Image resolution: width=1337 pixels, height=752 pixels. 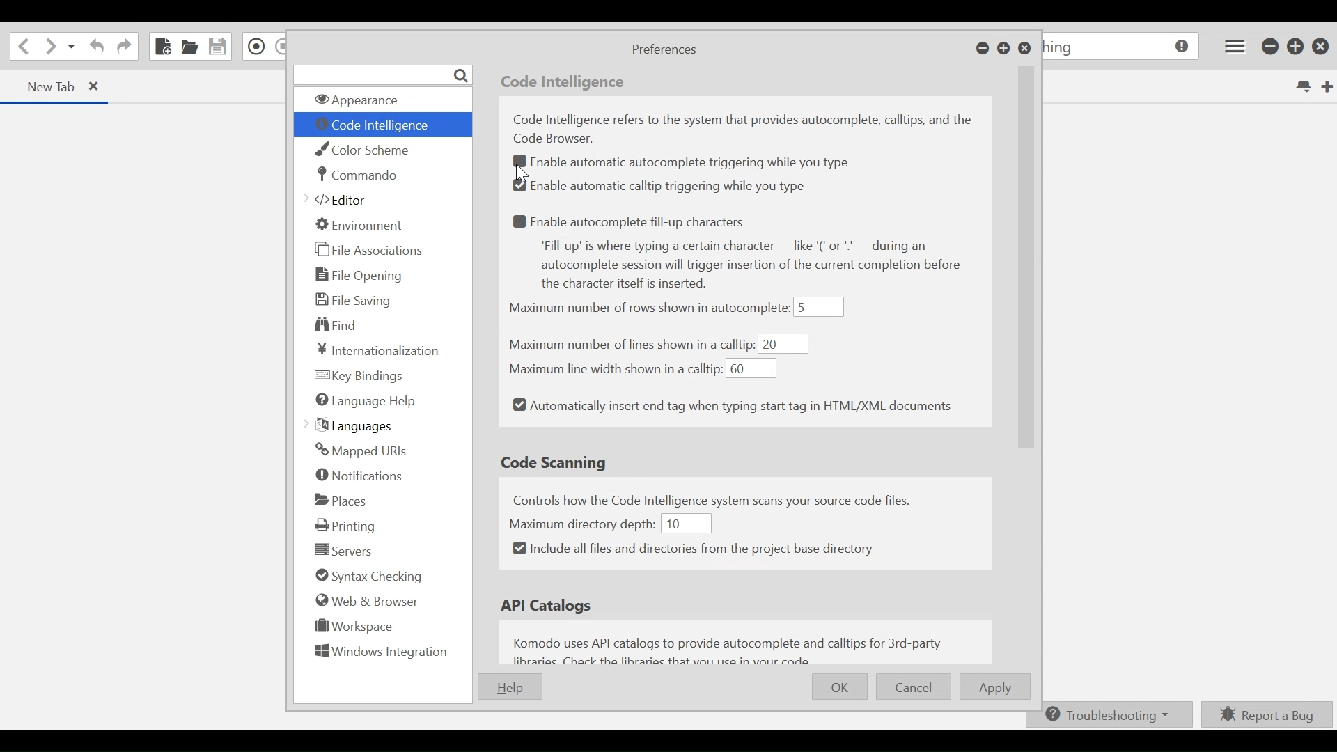 I want to click on Notifications, so click(x=361, y=477).